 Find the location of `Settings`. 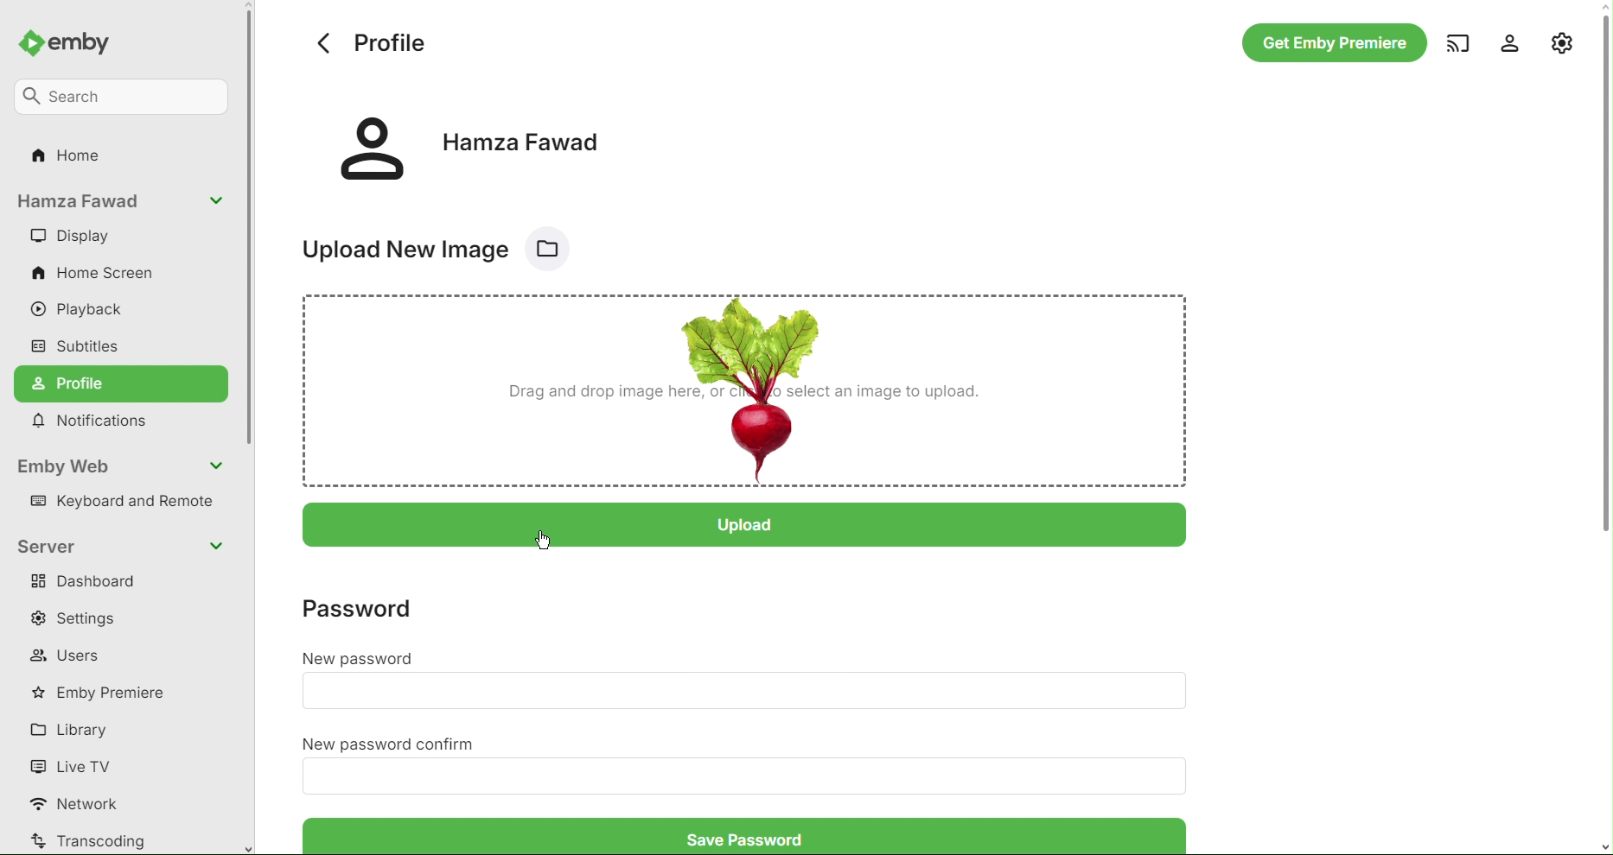

Settings is located at coordinates (1562, 41).